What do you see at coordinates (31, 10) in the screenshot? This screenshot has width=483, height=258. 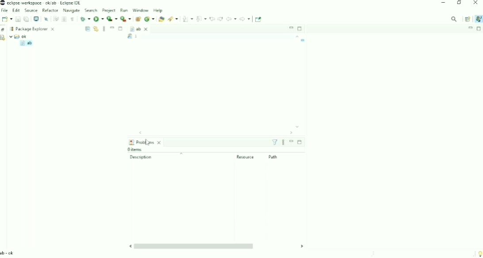 I see `Source` at bounding box center [31, 10].